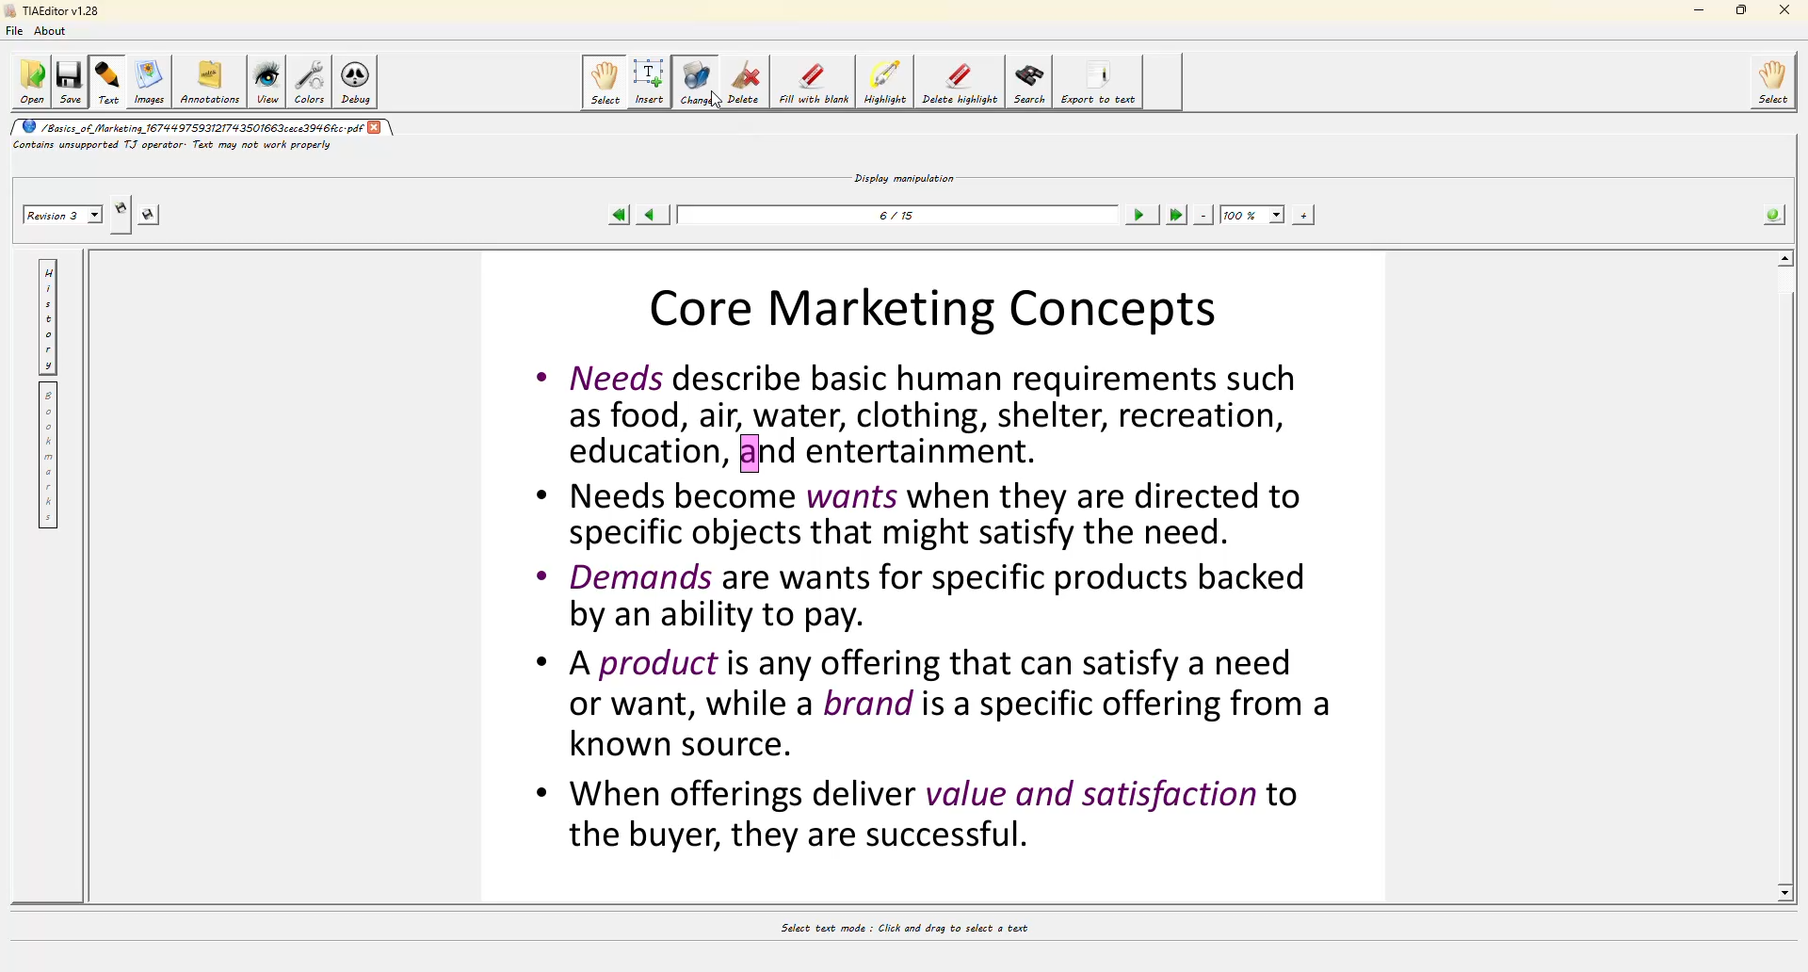 The image size is (1808, 972). Describe the element at coordinates (1026, 83) in the screenshot. I see `search` at that location.